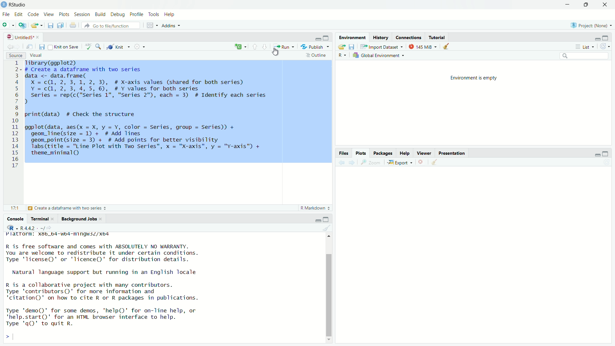 This screenshot has height=346, width=615. Describe the element at coordinates (136, 15) in the screenshot. I see `Profile` at that location.